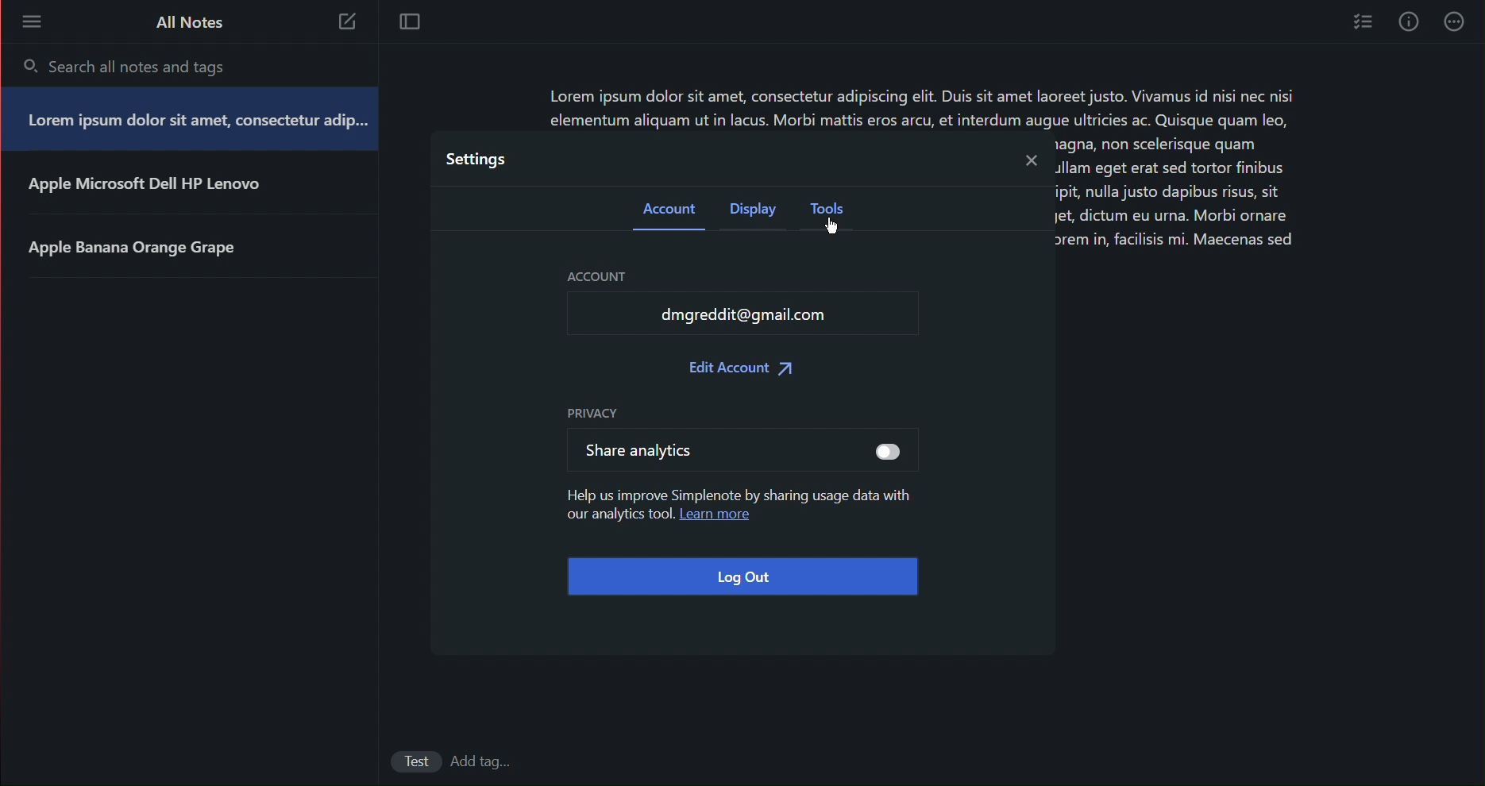 The height and width of the screenshot is (786, 1485). Describe the element at coordinates (832, 213) in the screenshot. I see `Tools` at that location.